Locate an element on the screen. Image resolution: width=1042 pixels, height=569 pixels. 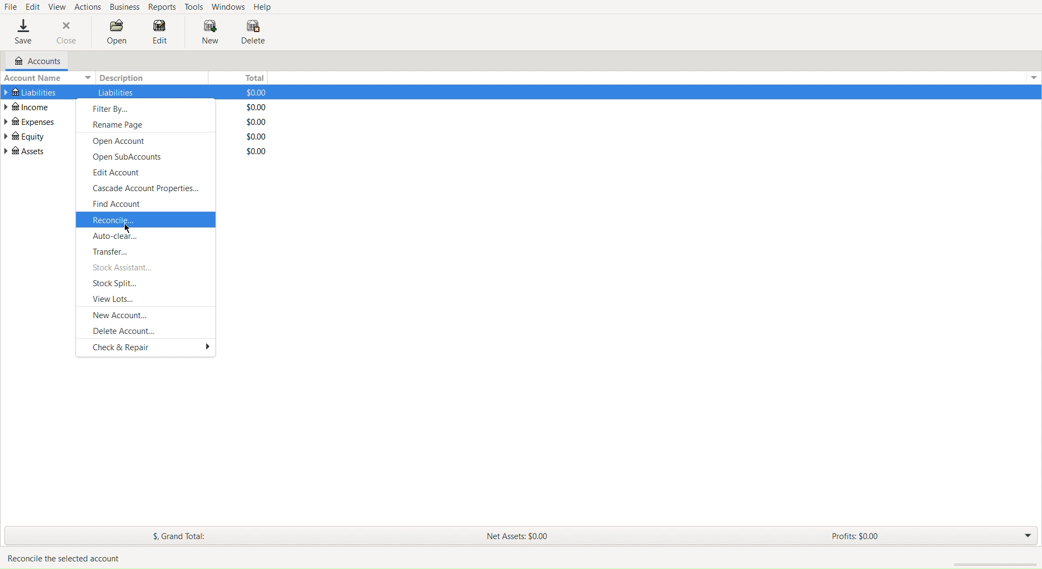
View is located at coordinates (58, 7).